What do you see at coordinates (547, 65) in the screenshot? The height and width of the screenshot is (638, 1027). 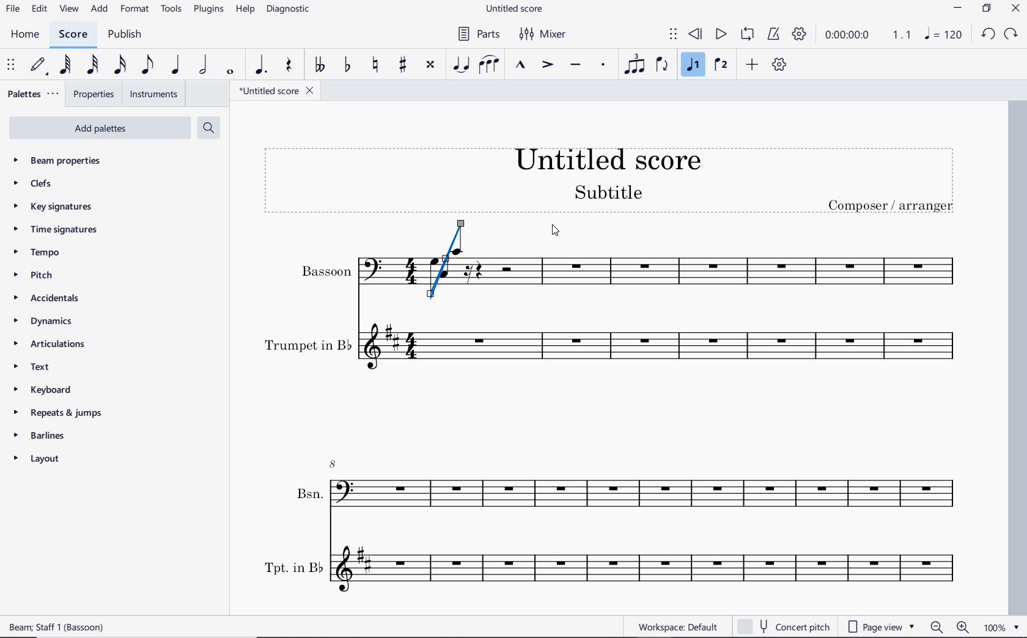 I see `accent` at bounding box center [547, 65].